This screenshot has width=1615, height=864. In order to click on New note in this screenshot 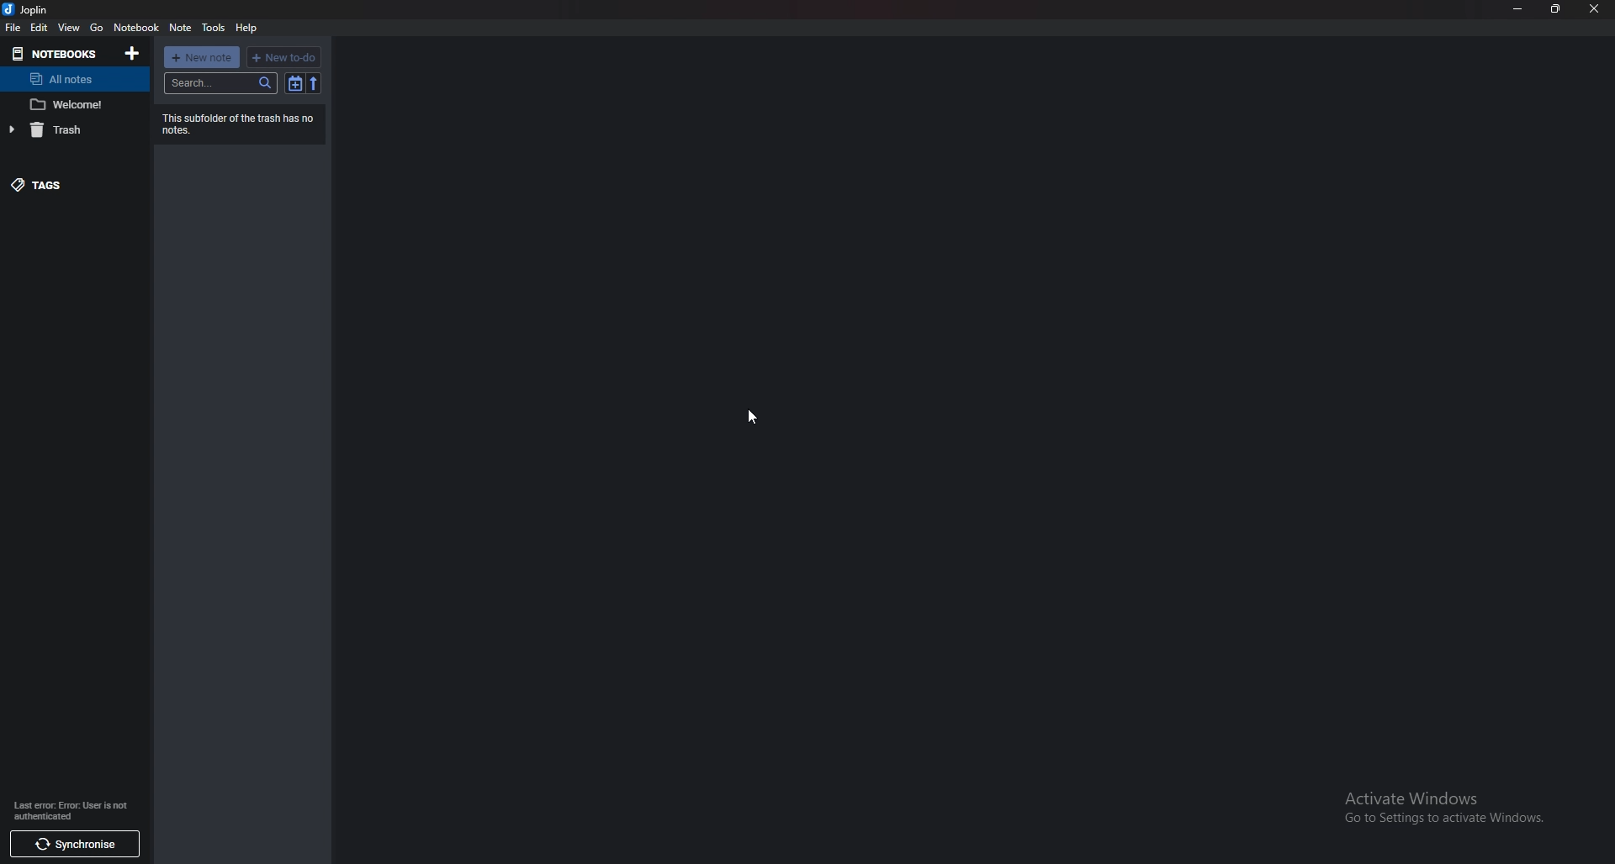, I will do `click(202, 57)`.